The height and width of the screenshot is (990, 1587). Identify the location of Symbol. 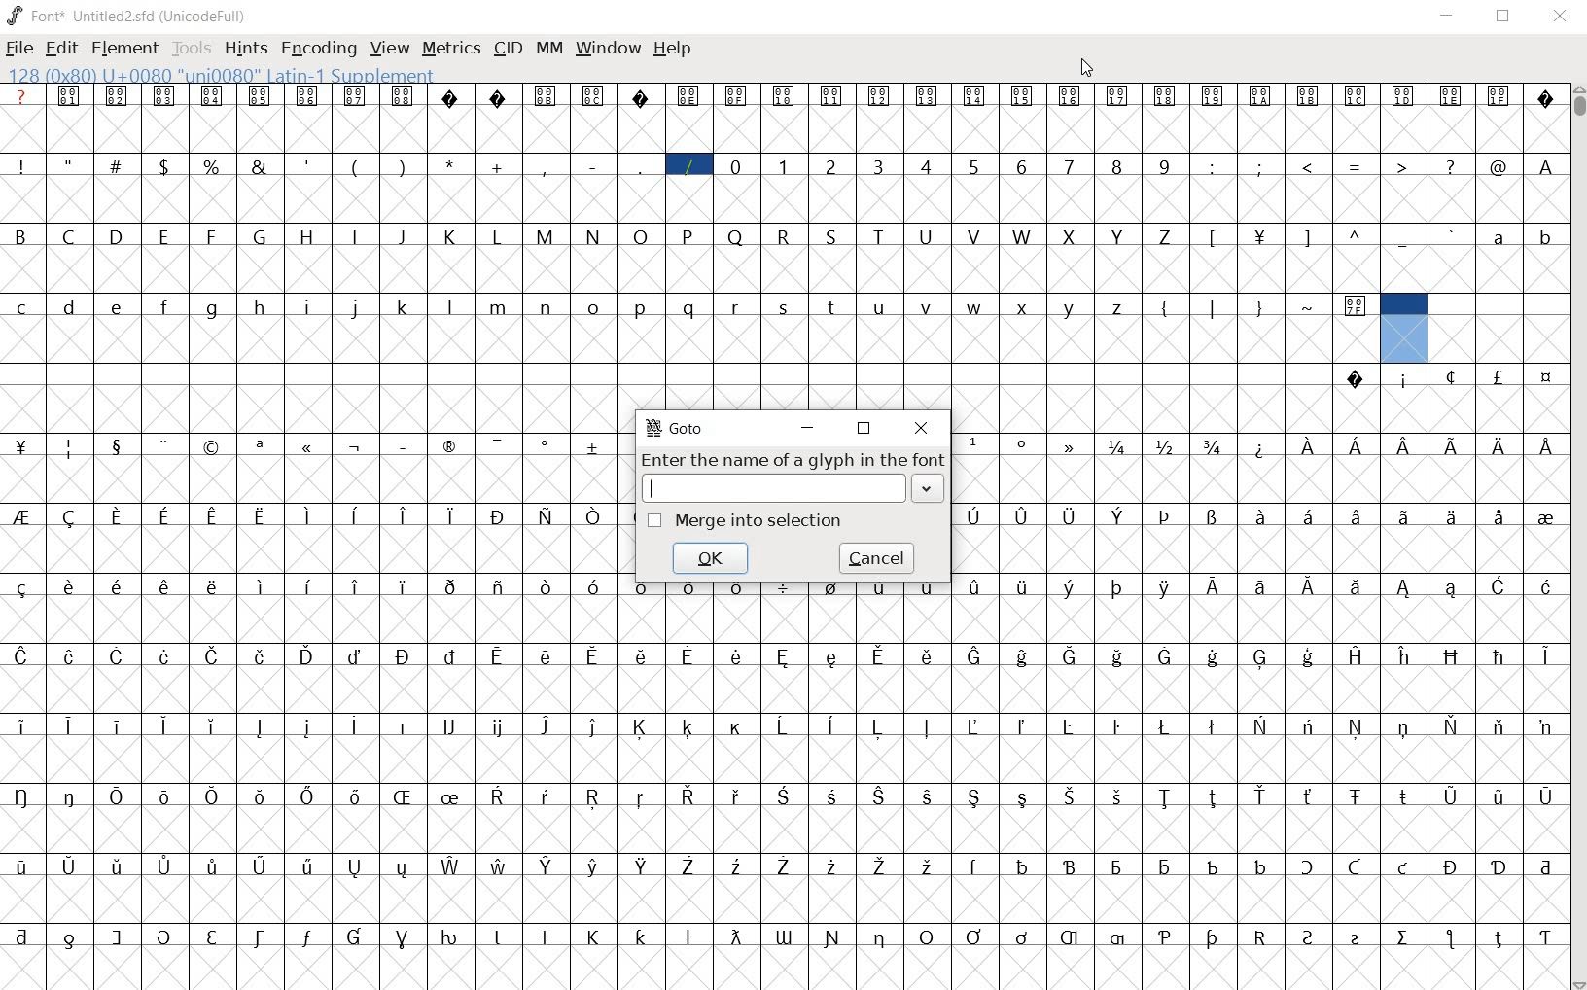
(450, 514).